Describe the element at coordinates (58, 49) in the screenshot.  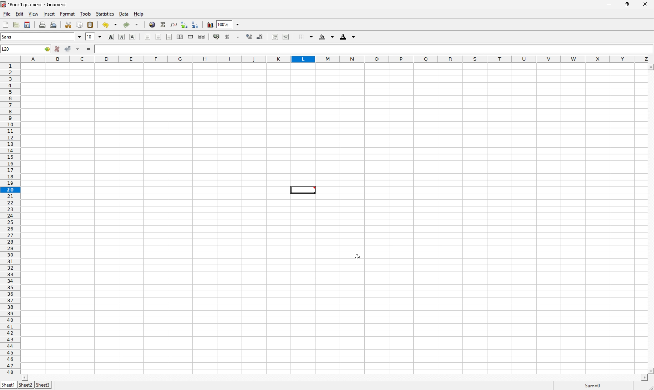
I see `Cancel changes` at that location.